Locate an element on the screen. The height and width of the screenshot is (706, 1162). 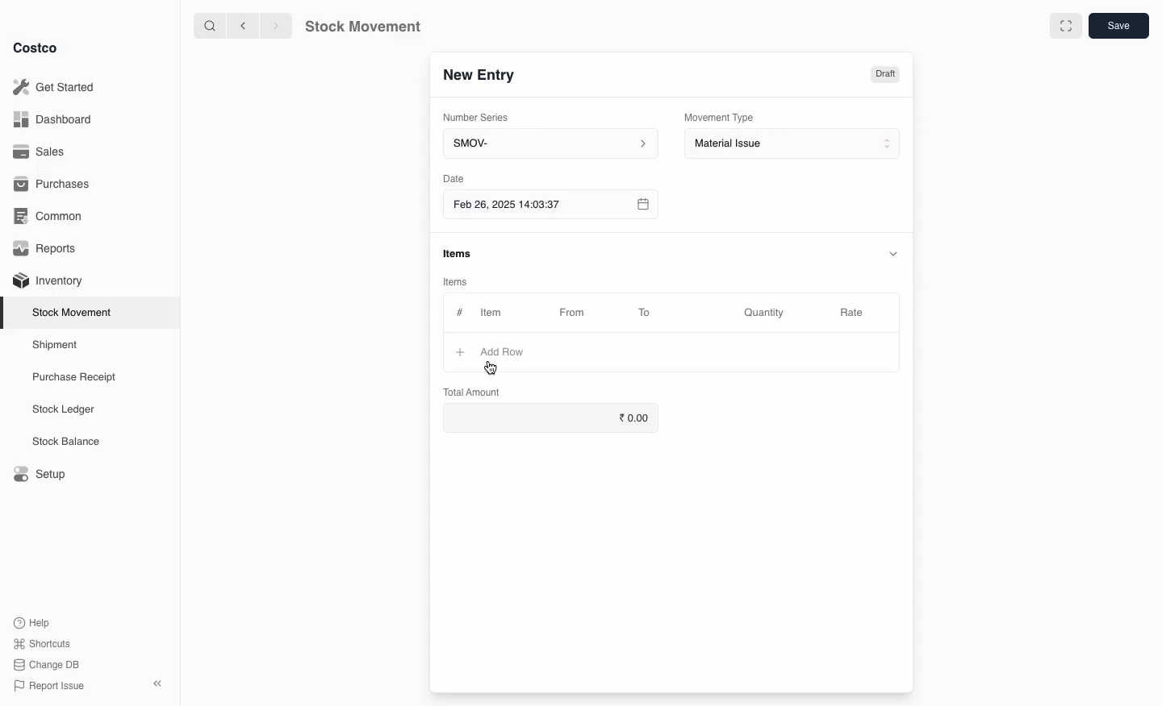
Feb 26, 2025 14:03:37 is located at coordinates (550, 206).